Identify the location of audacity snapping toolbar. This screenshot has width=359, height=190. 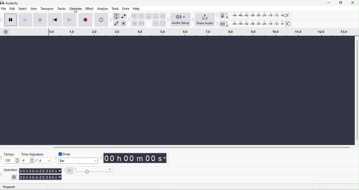
(56, 157).